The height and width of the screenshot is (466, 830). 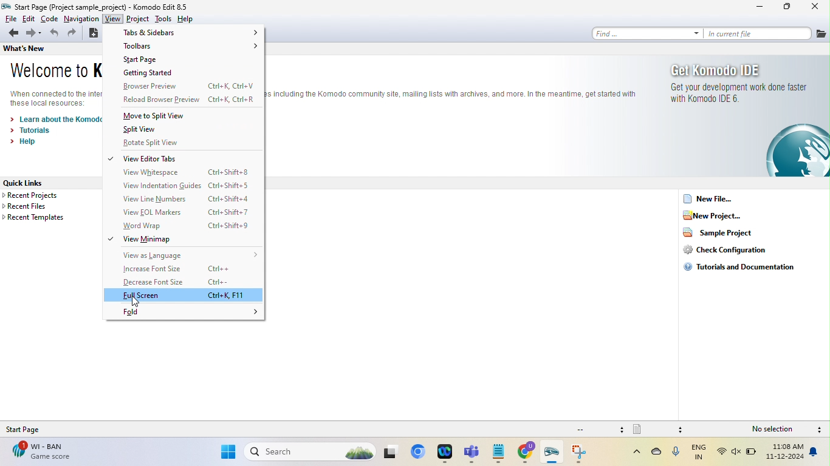 What do you see at coordinates (185, 213) in the screenshot?
I see `view  eol markers` at bounding box center [185, 213].